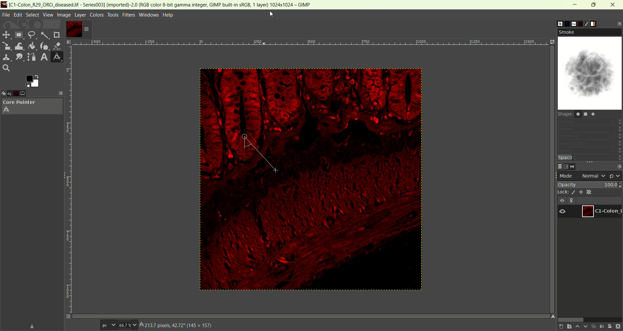 This screenshot has height=331, width=623. What do you see at coordinates (19, 35) in the screenshot?
I see `rectangle select tool` at bounding box center [19, 35].